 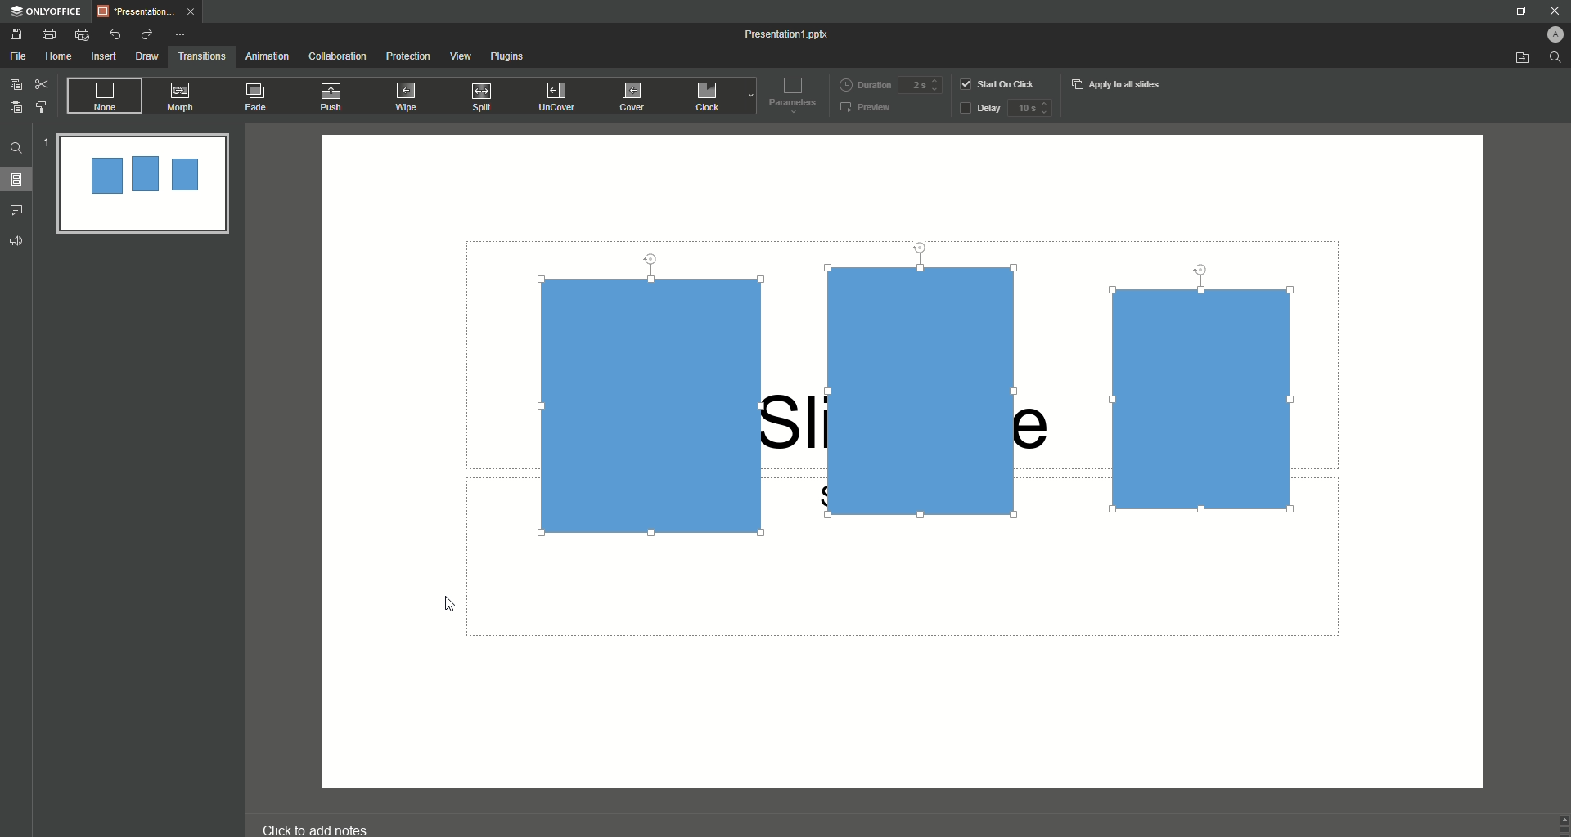 I want to click on Apply to all slides, so click(x=1118, y=84).